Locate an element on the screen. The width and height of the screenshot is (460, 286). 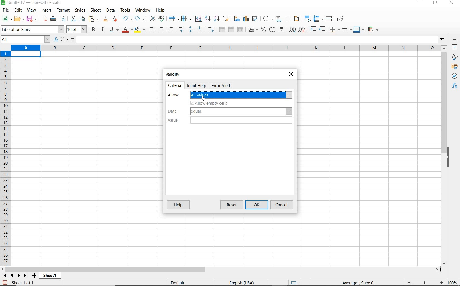
error alert is located at coordinates (221, 85).